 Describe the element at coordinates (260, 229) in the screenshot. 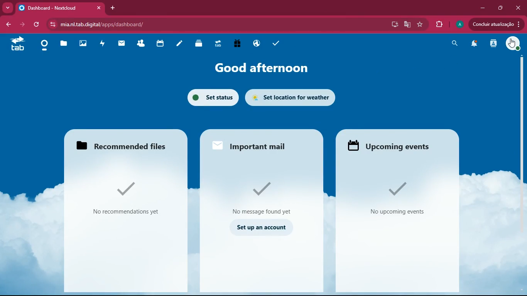

I see `set up account` at that location.